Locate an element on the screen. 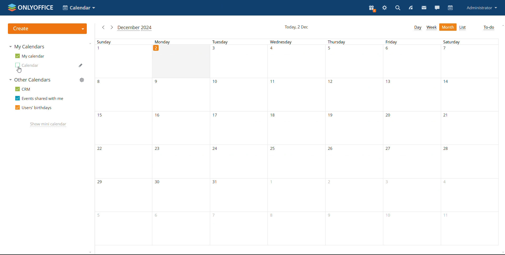 Image resolution: width=505 pixels, height=255 pixels. 28 is located at coordinates (470, 162).